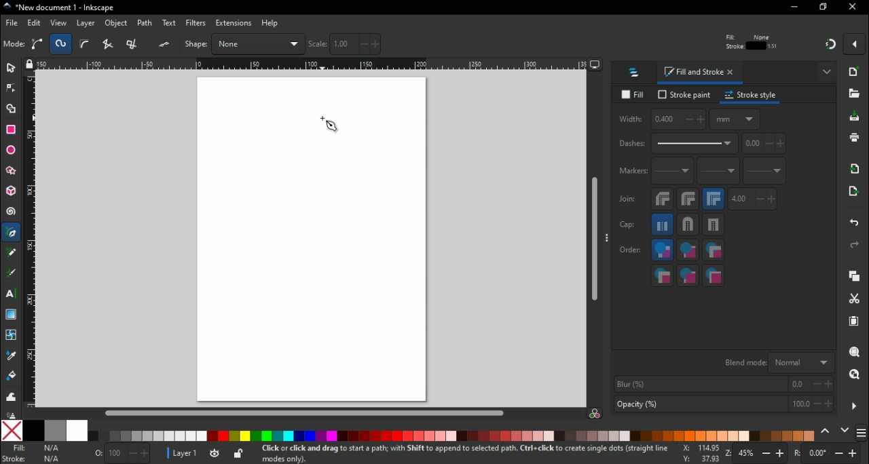  I want to click on minimize, so click(794, 7).